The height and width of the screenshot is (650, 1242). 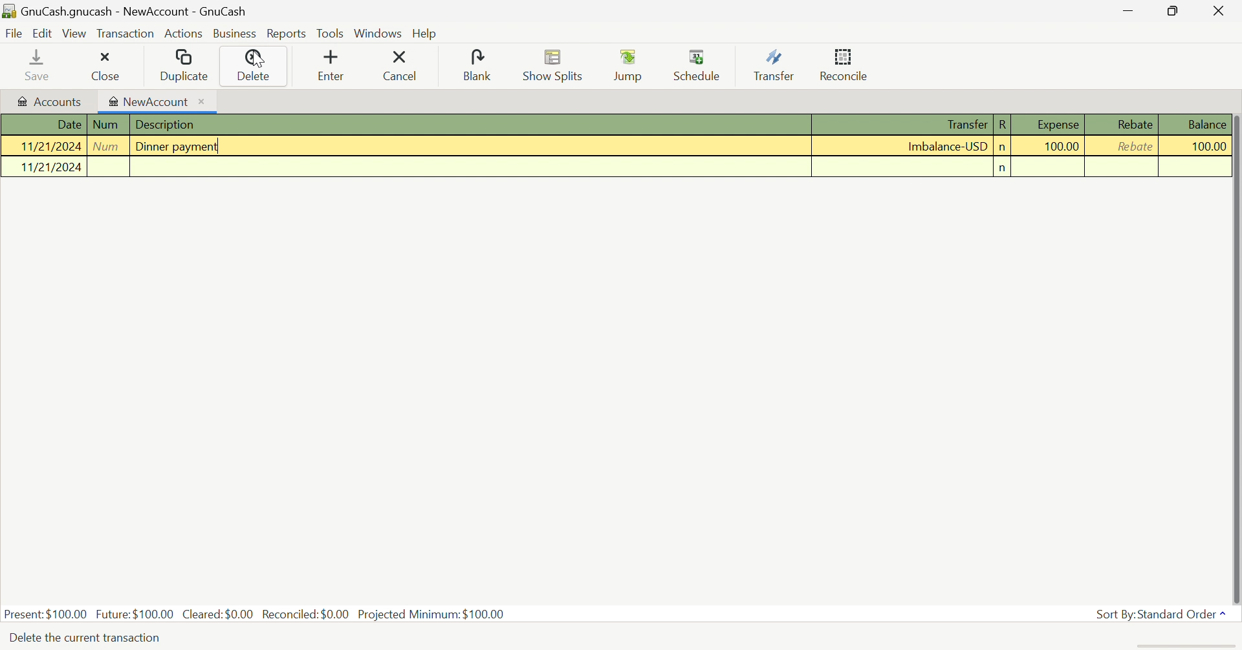 What do you see at coordinates (41, 65) in the screenshot?
I see `save` at bounding box center [41, 65].